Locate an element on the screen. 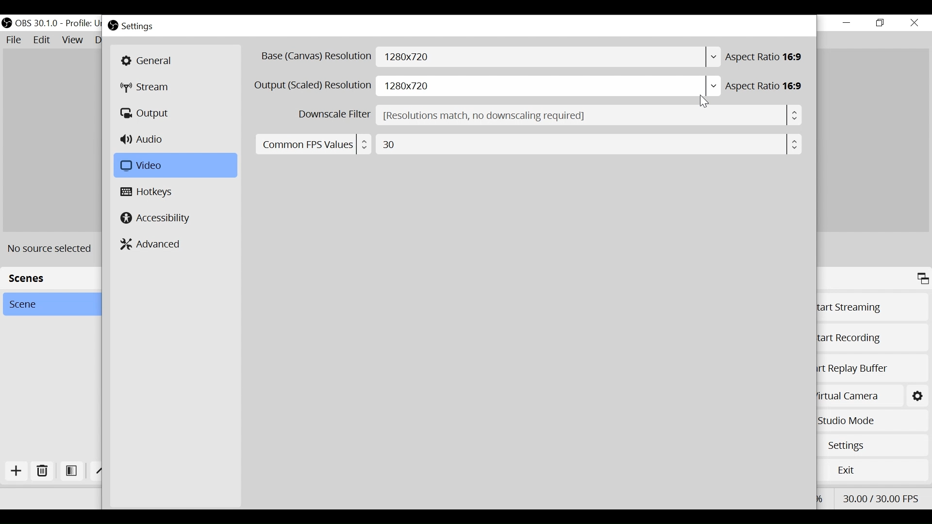  Advanced is located at coordinates (152, 244).